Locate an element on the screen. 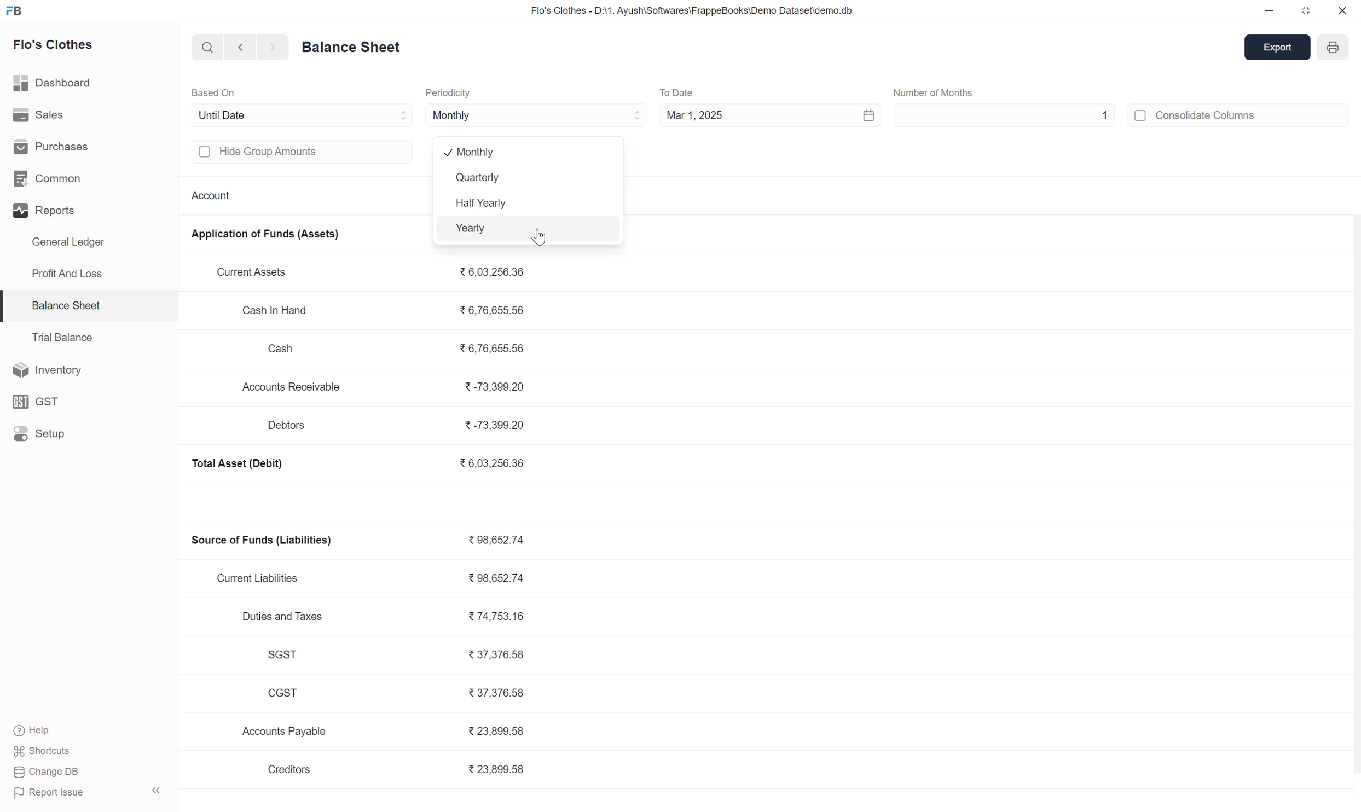 The image size is (1361, 812). 98,652.74 is located at coordinates (499, 540).